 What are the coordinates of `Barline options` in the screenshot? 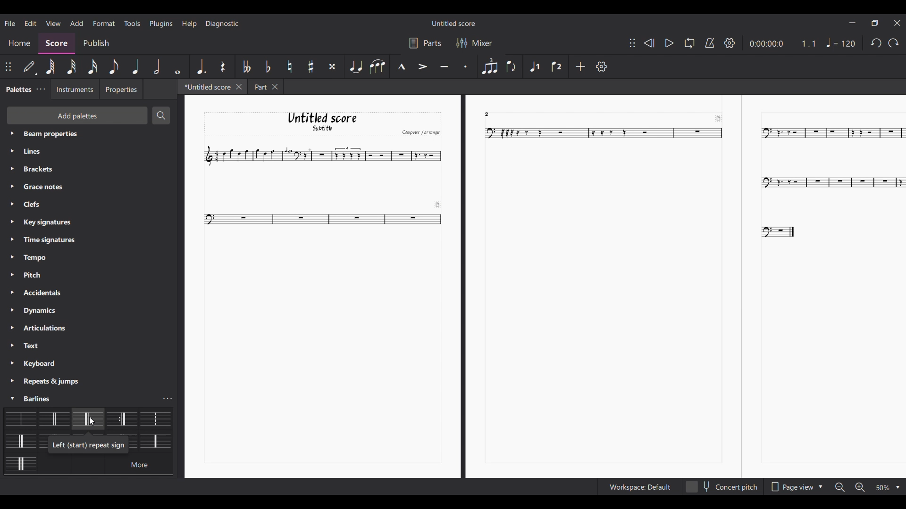 It's located at (22, 418).